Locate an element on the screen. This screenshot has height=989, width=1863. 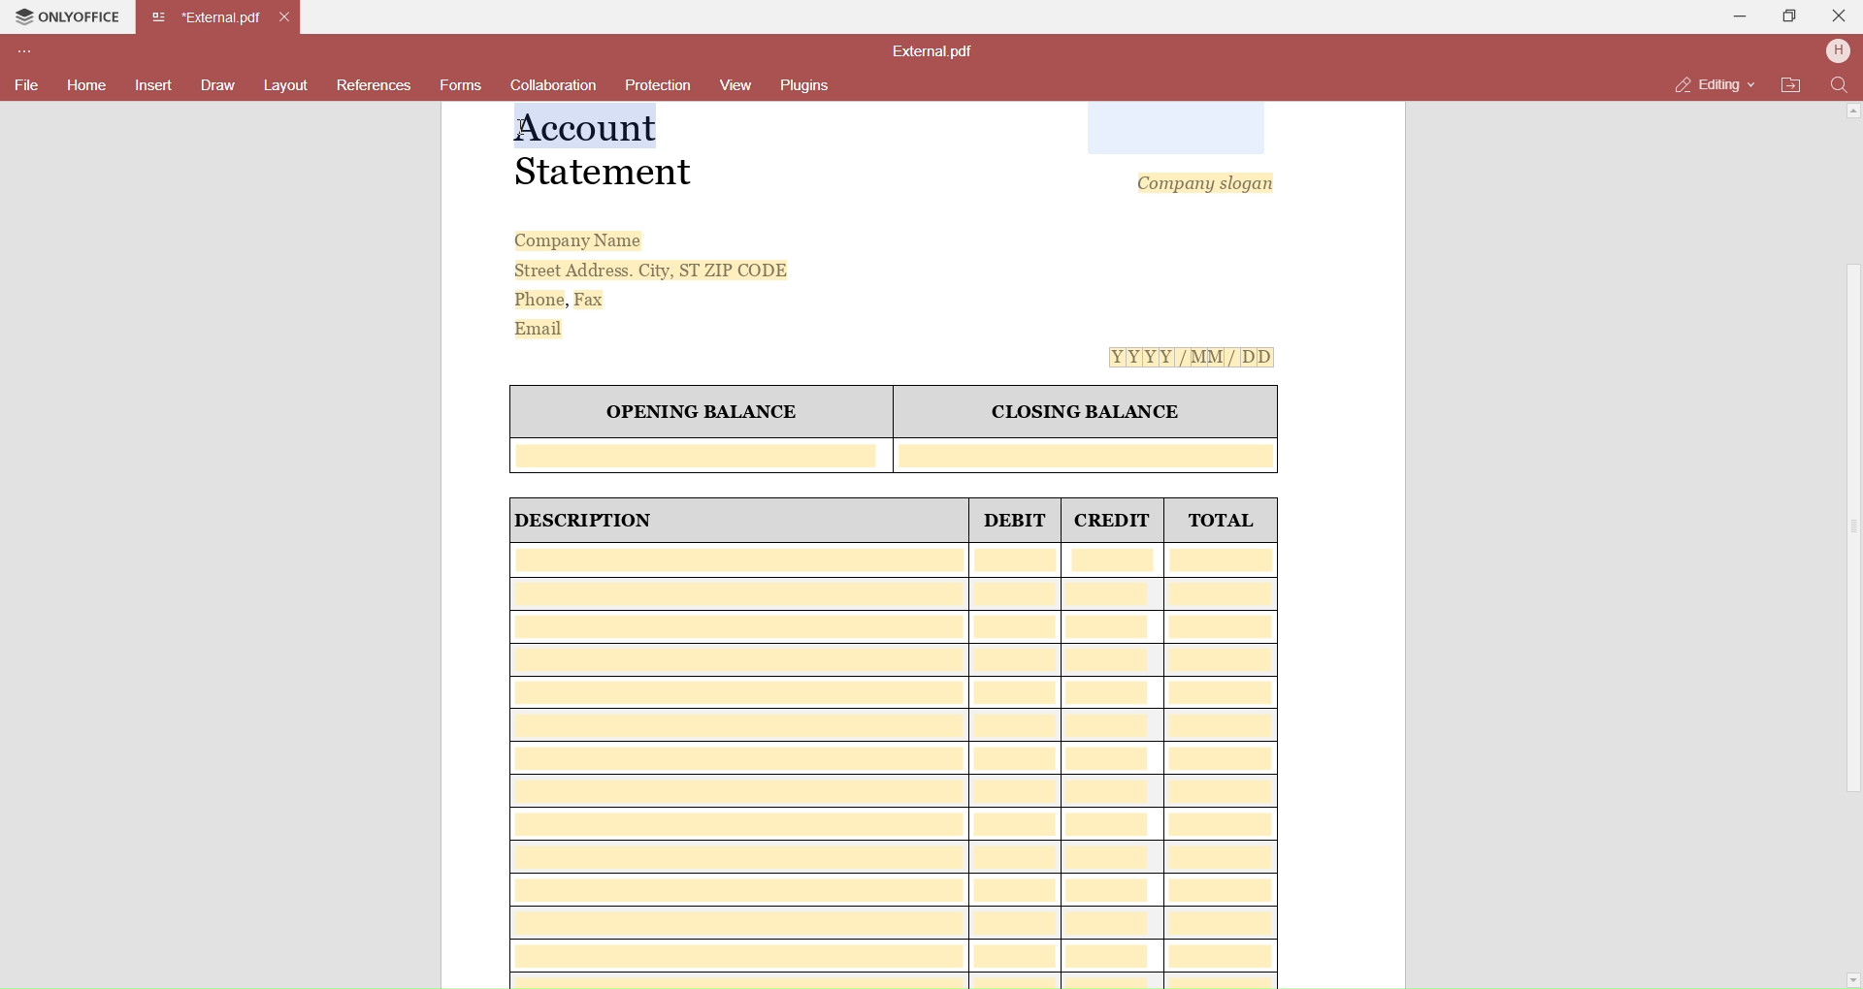
Editing is located at coordinates (1713, 85).